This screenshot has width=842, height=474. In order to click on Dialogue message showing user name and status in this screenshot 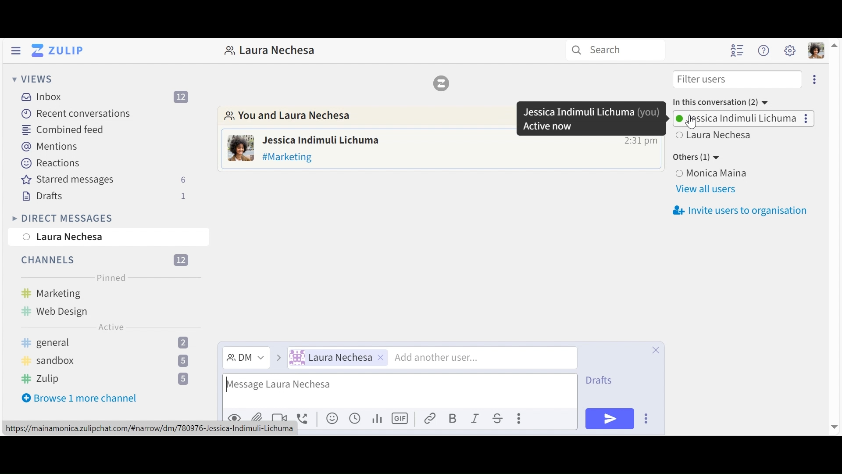, I will do `click(591, 118)`.